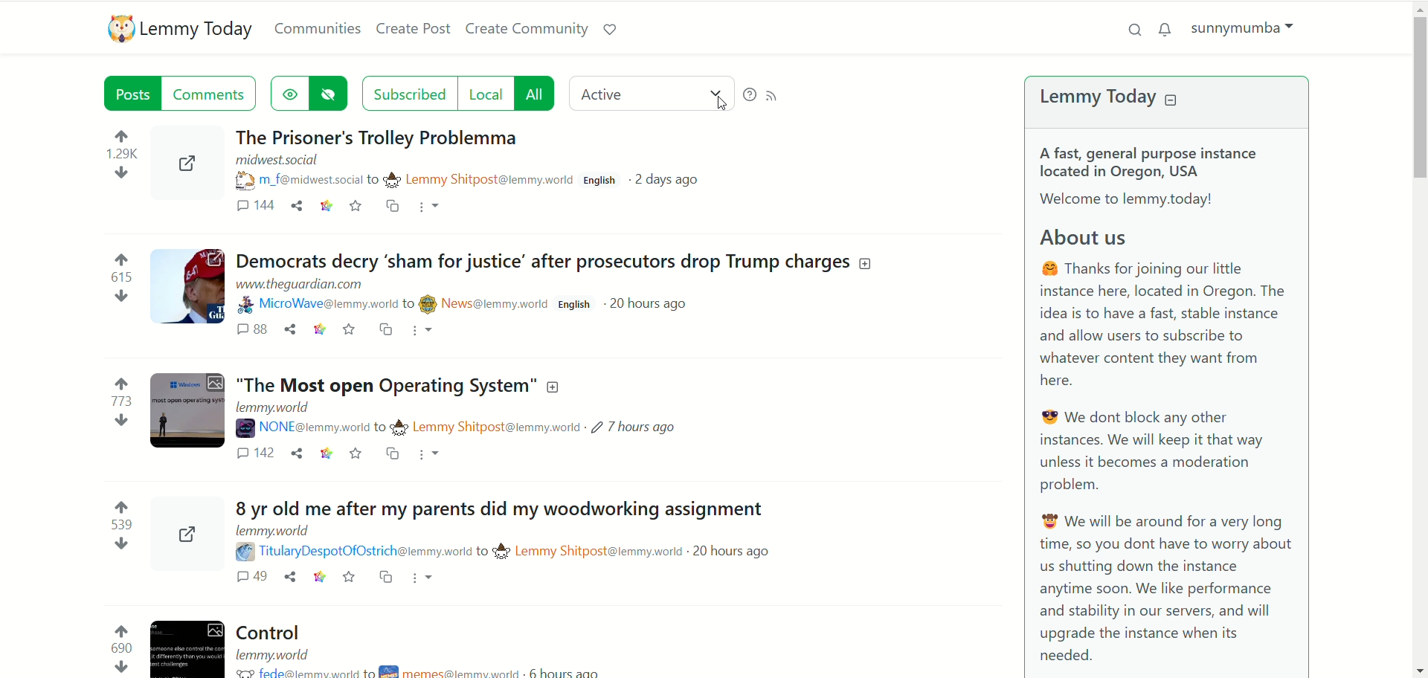 The image size is (1428, 678). What do you see at coordinates (721, 106) in the screenshot?
I see `Pointer` at bounding box center [721, 106].